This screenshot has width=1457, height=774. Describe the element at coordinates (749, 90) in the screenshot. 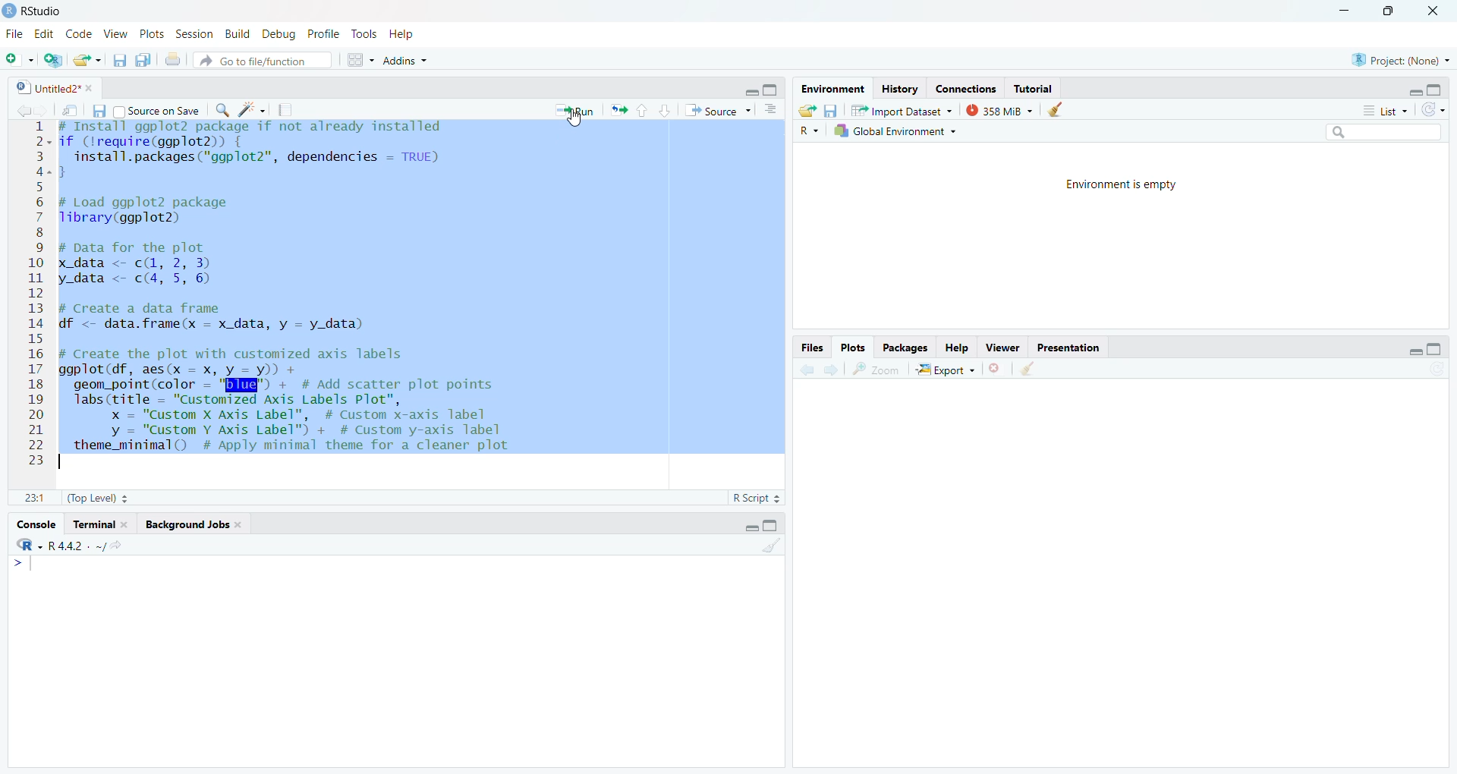

I see `minimise` at that location.